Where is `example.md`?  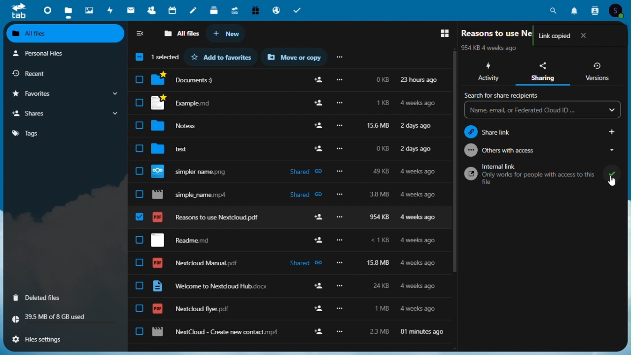 example.md is located at coordinates (188, 103).